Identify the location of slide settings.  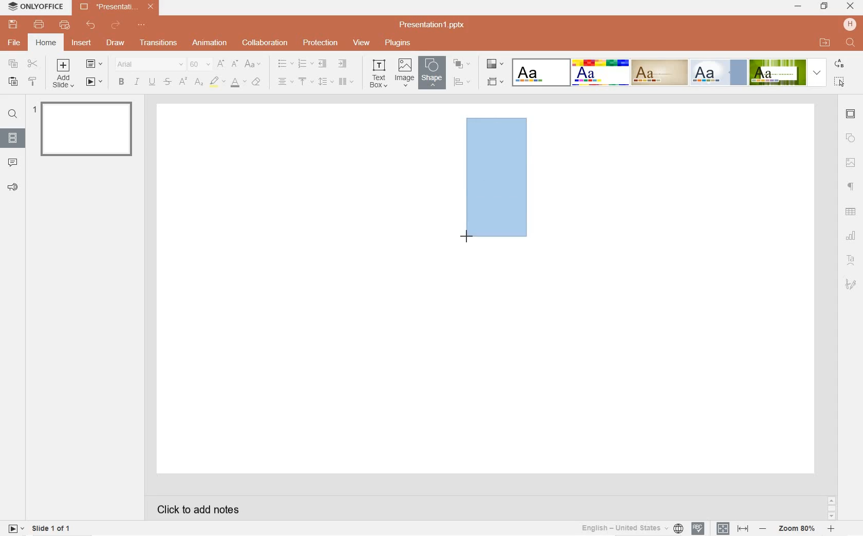
(851, 115).